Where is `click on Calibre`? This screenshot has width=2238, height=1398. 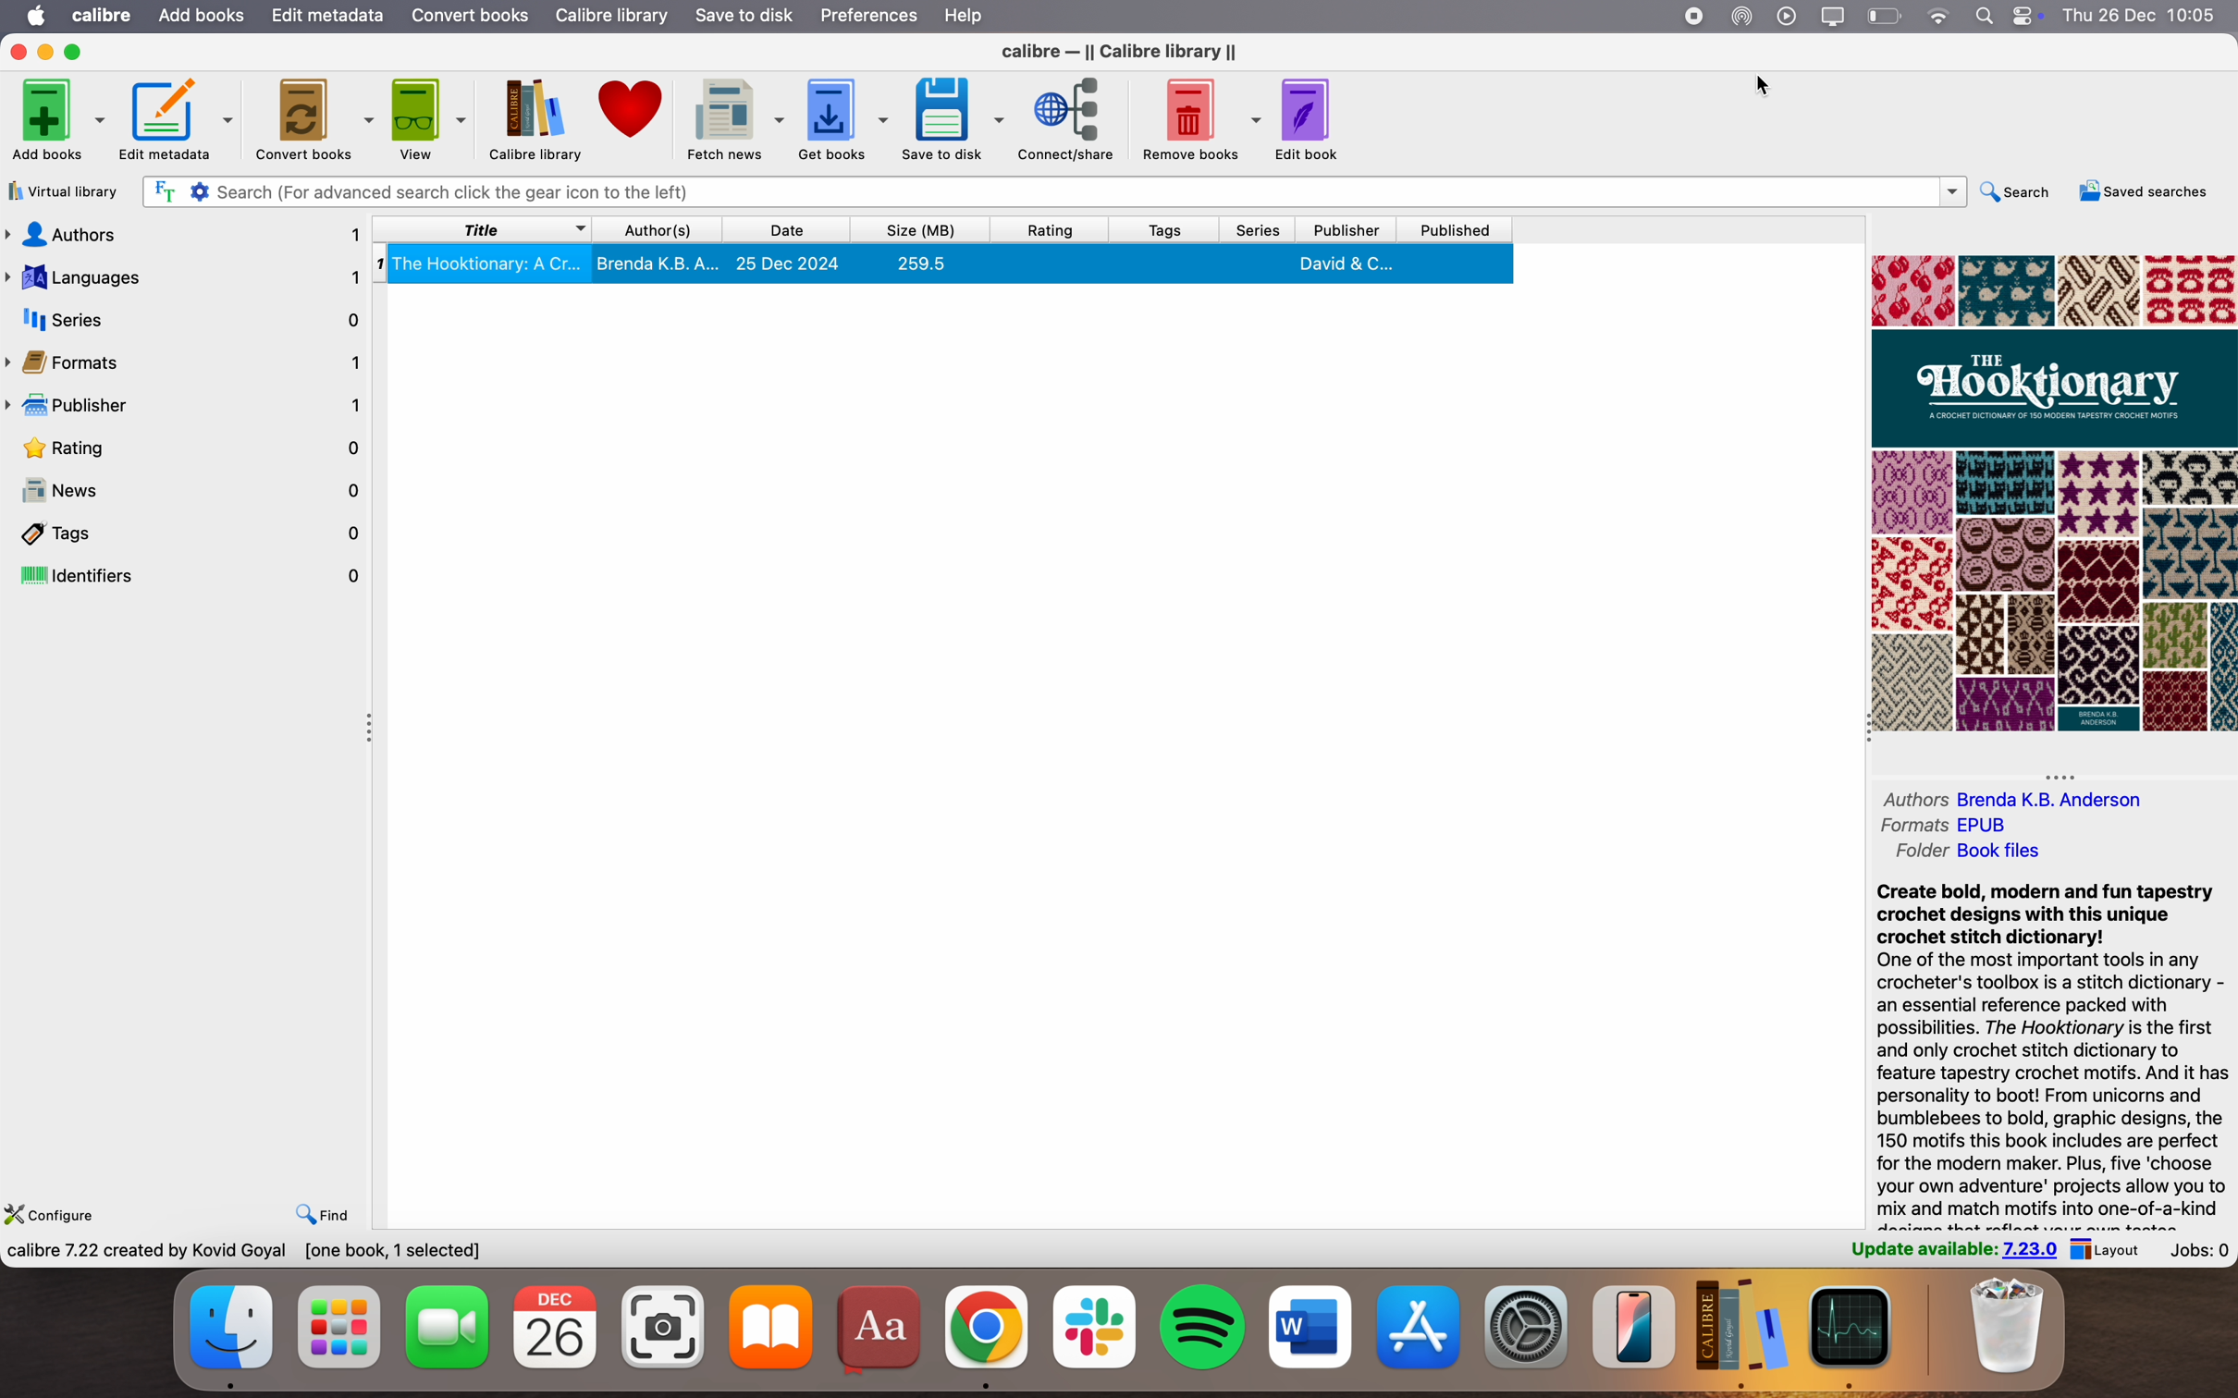 click on Calibre is located at coordinates (1740, 1328).